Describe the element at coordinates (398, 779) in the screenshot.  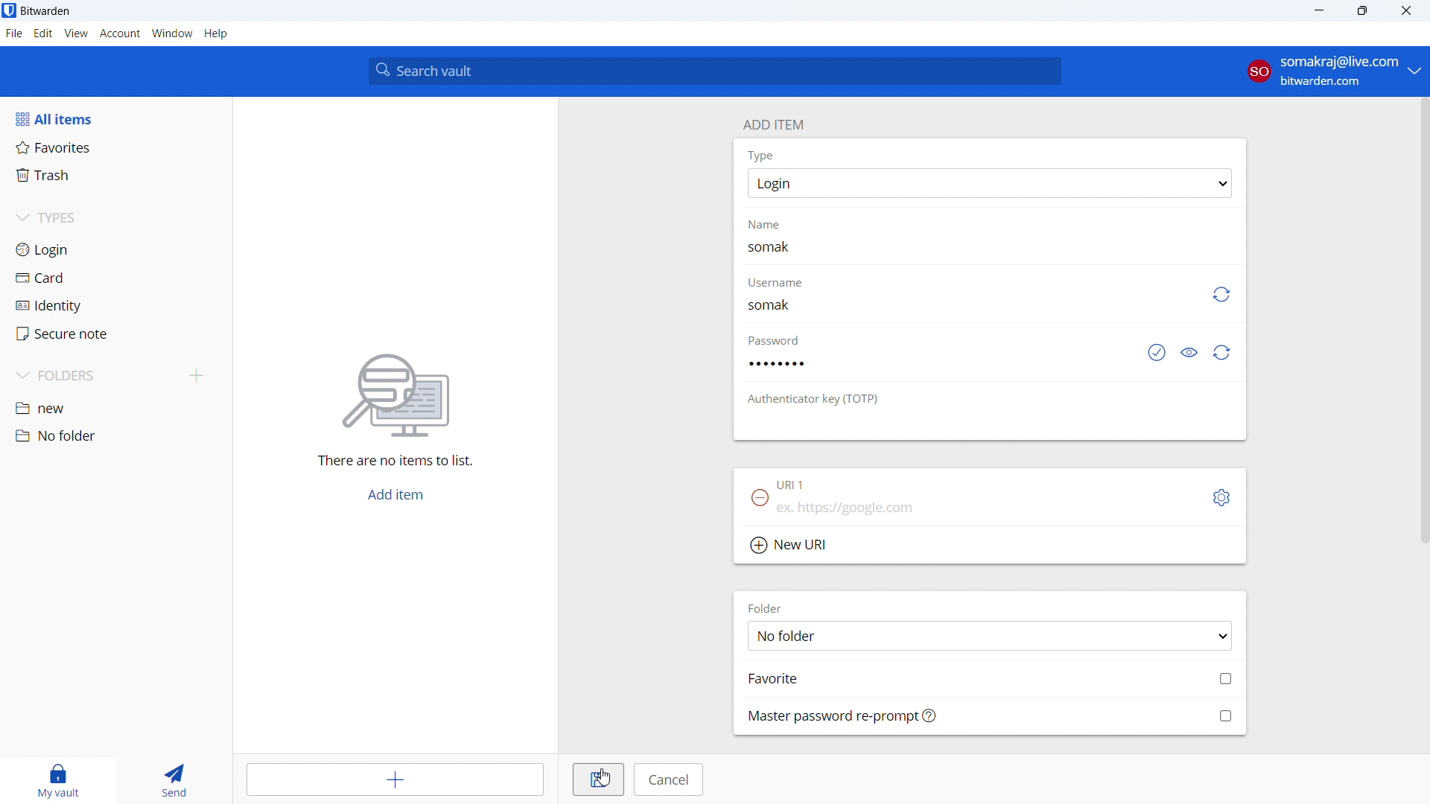
I see `add item` at that location.